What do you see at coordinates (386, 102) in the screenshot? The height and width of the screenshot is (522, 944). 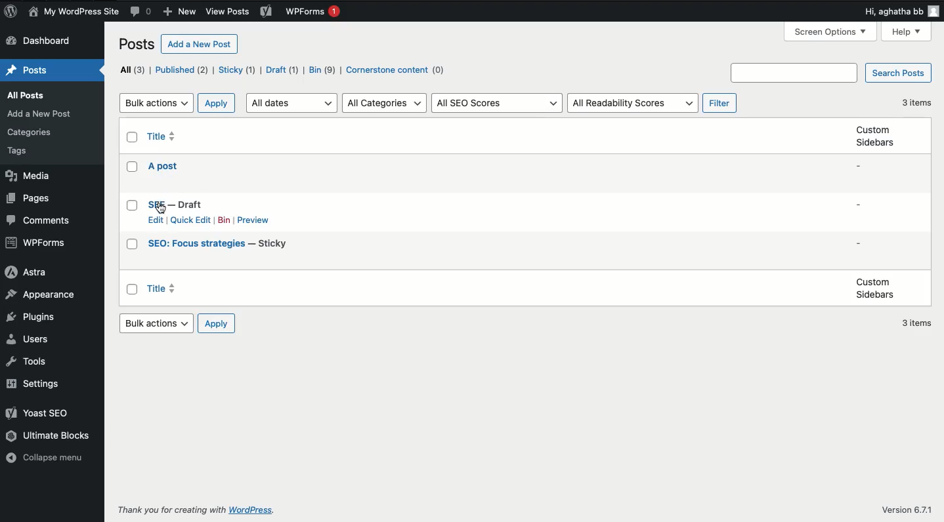 I see `All categories ` at bounding box center [386, 102].